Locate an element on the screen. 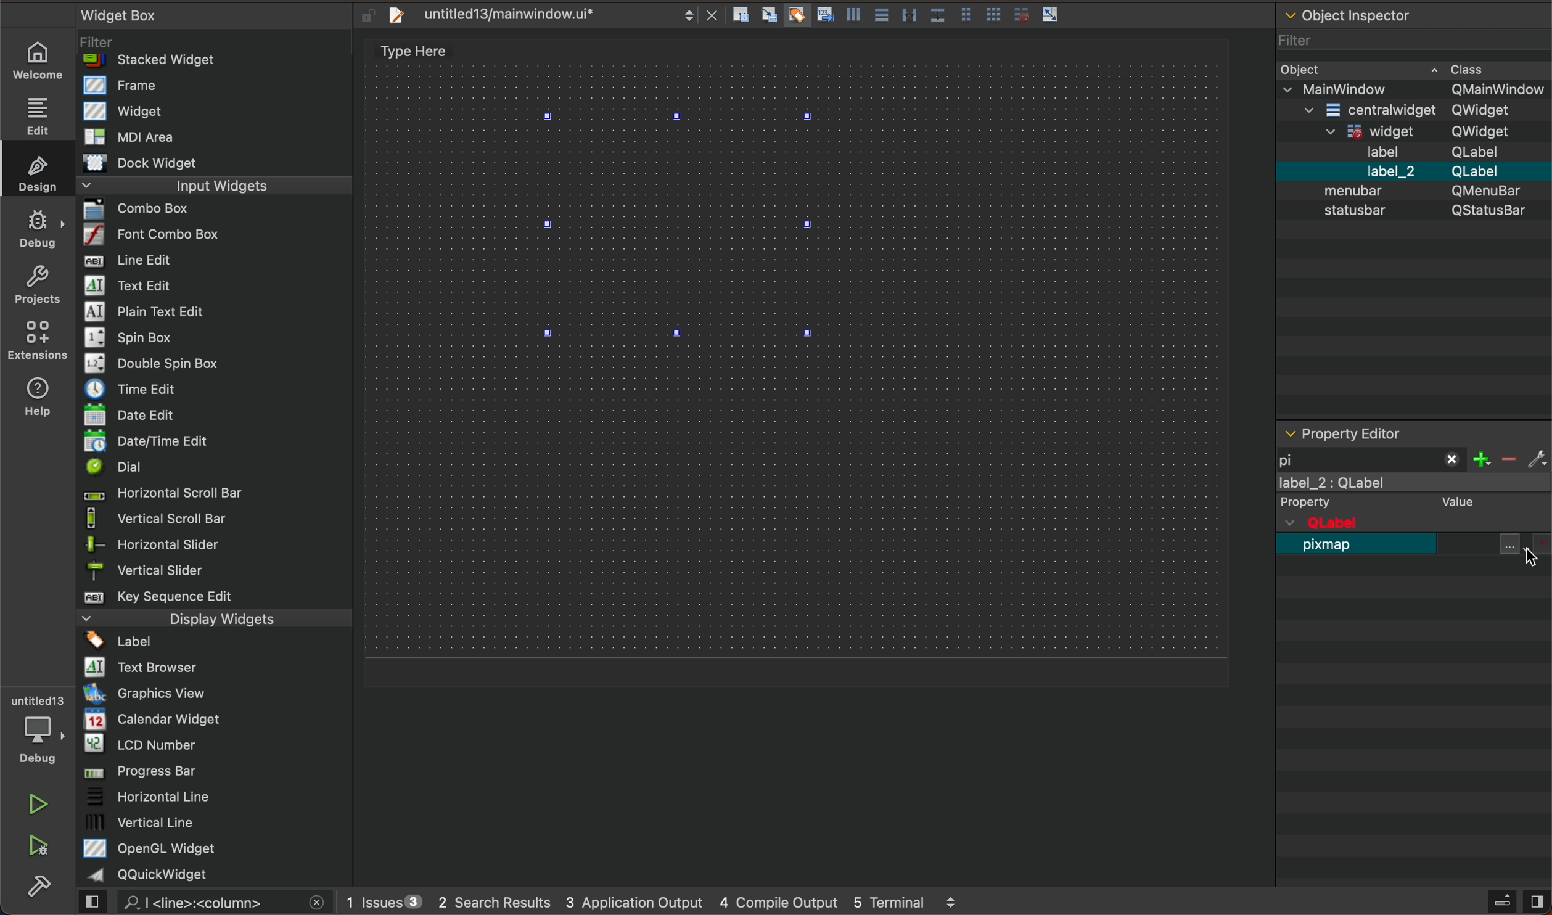  file tab is located at coordinates (548, 18).